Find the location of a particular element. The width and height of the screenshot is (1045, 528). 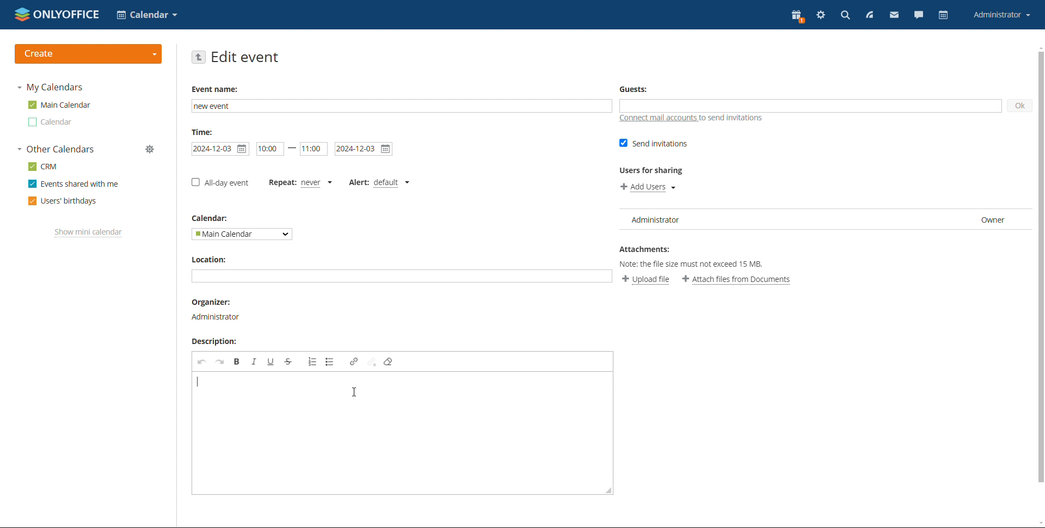

users' birthdays is located at coordinates (63, 201).